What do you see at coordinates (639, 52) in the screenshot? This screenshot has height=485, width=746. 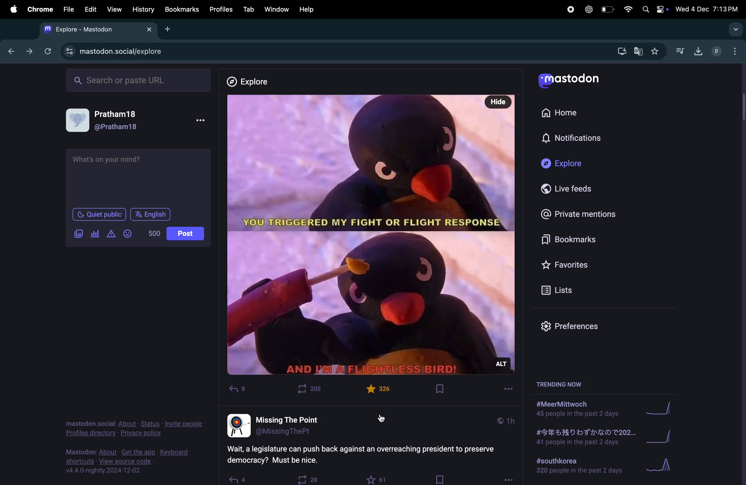 I see `translate` at bounding box center [639, 52].